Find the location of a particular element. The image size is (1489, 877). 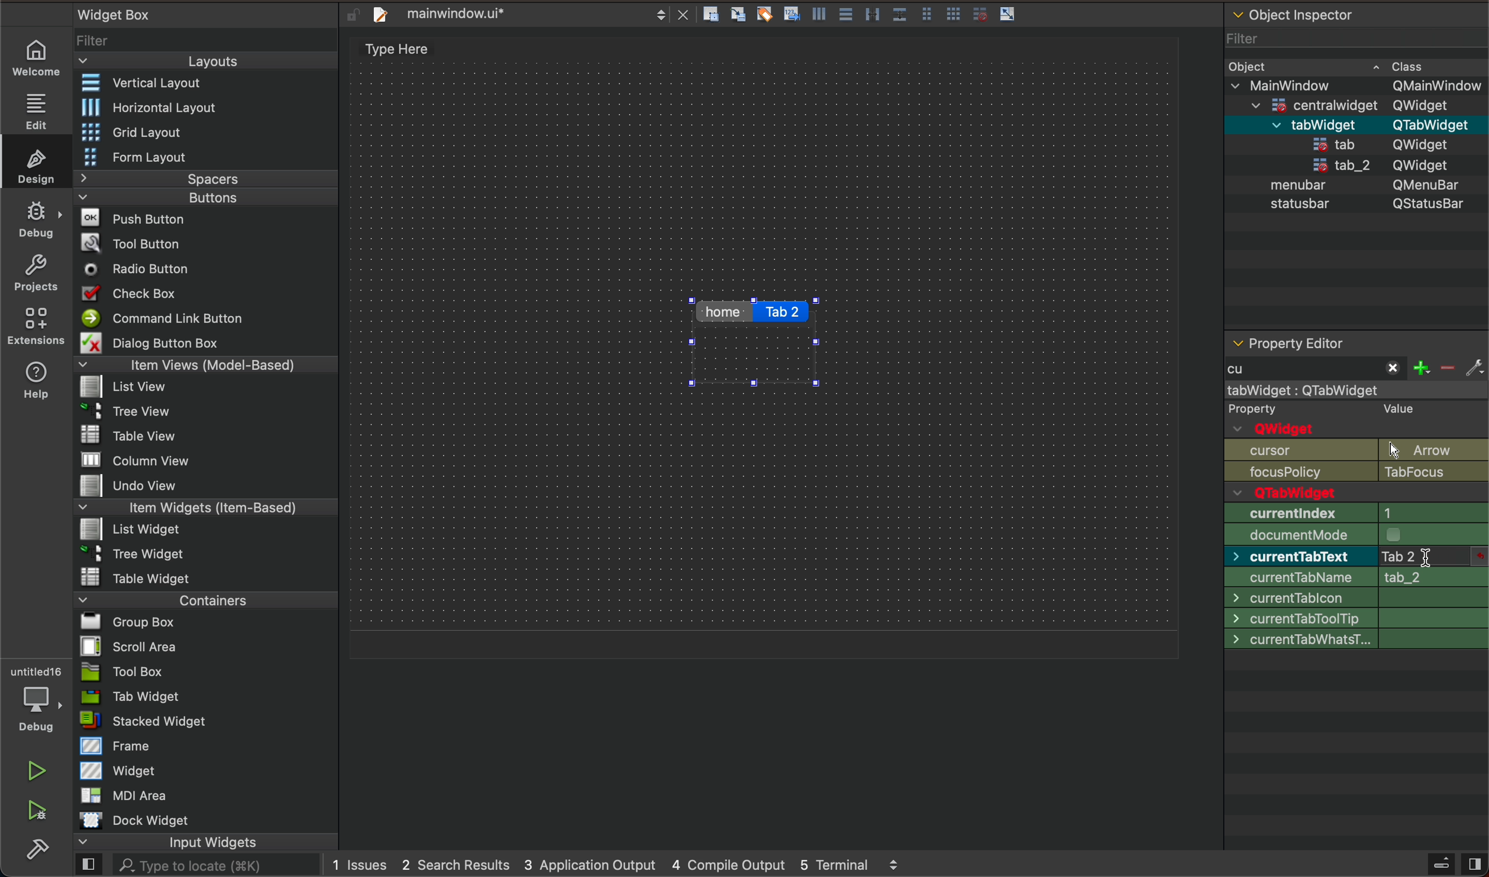

Filter is located at coordinates (97, 39).